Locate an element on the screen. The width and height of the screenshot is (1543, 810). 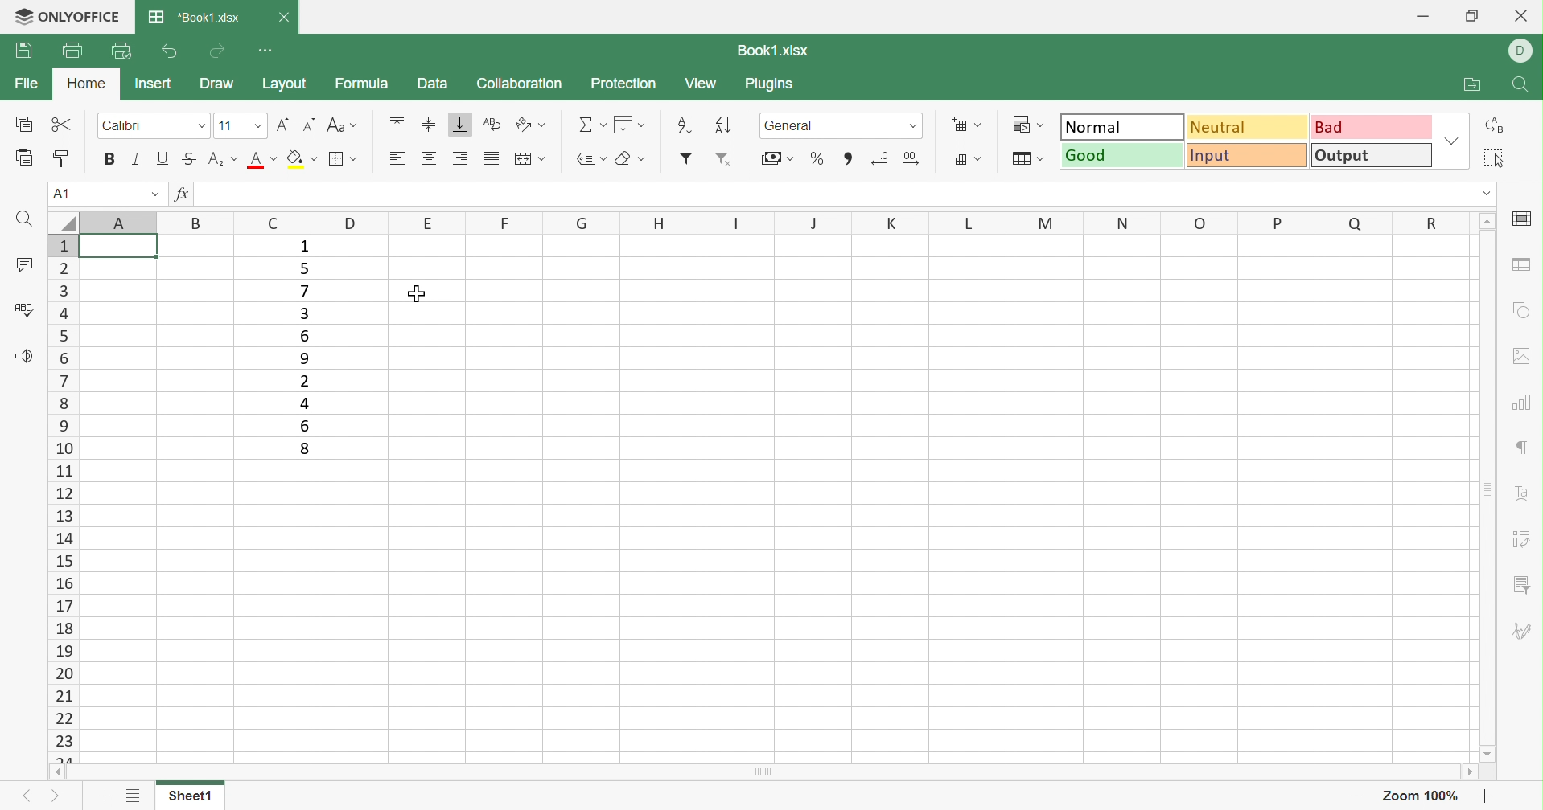
Normal is located at coordinates (1122, 126).